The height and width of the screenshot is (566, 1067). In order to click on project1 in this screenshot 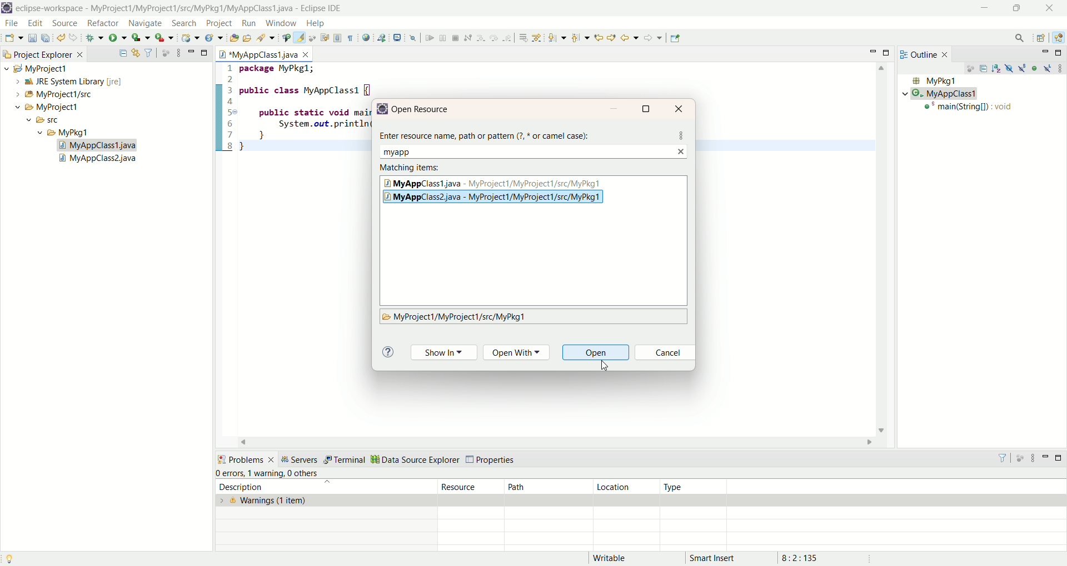, I will do `click(41, 107)`.